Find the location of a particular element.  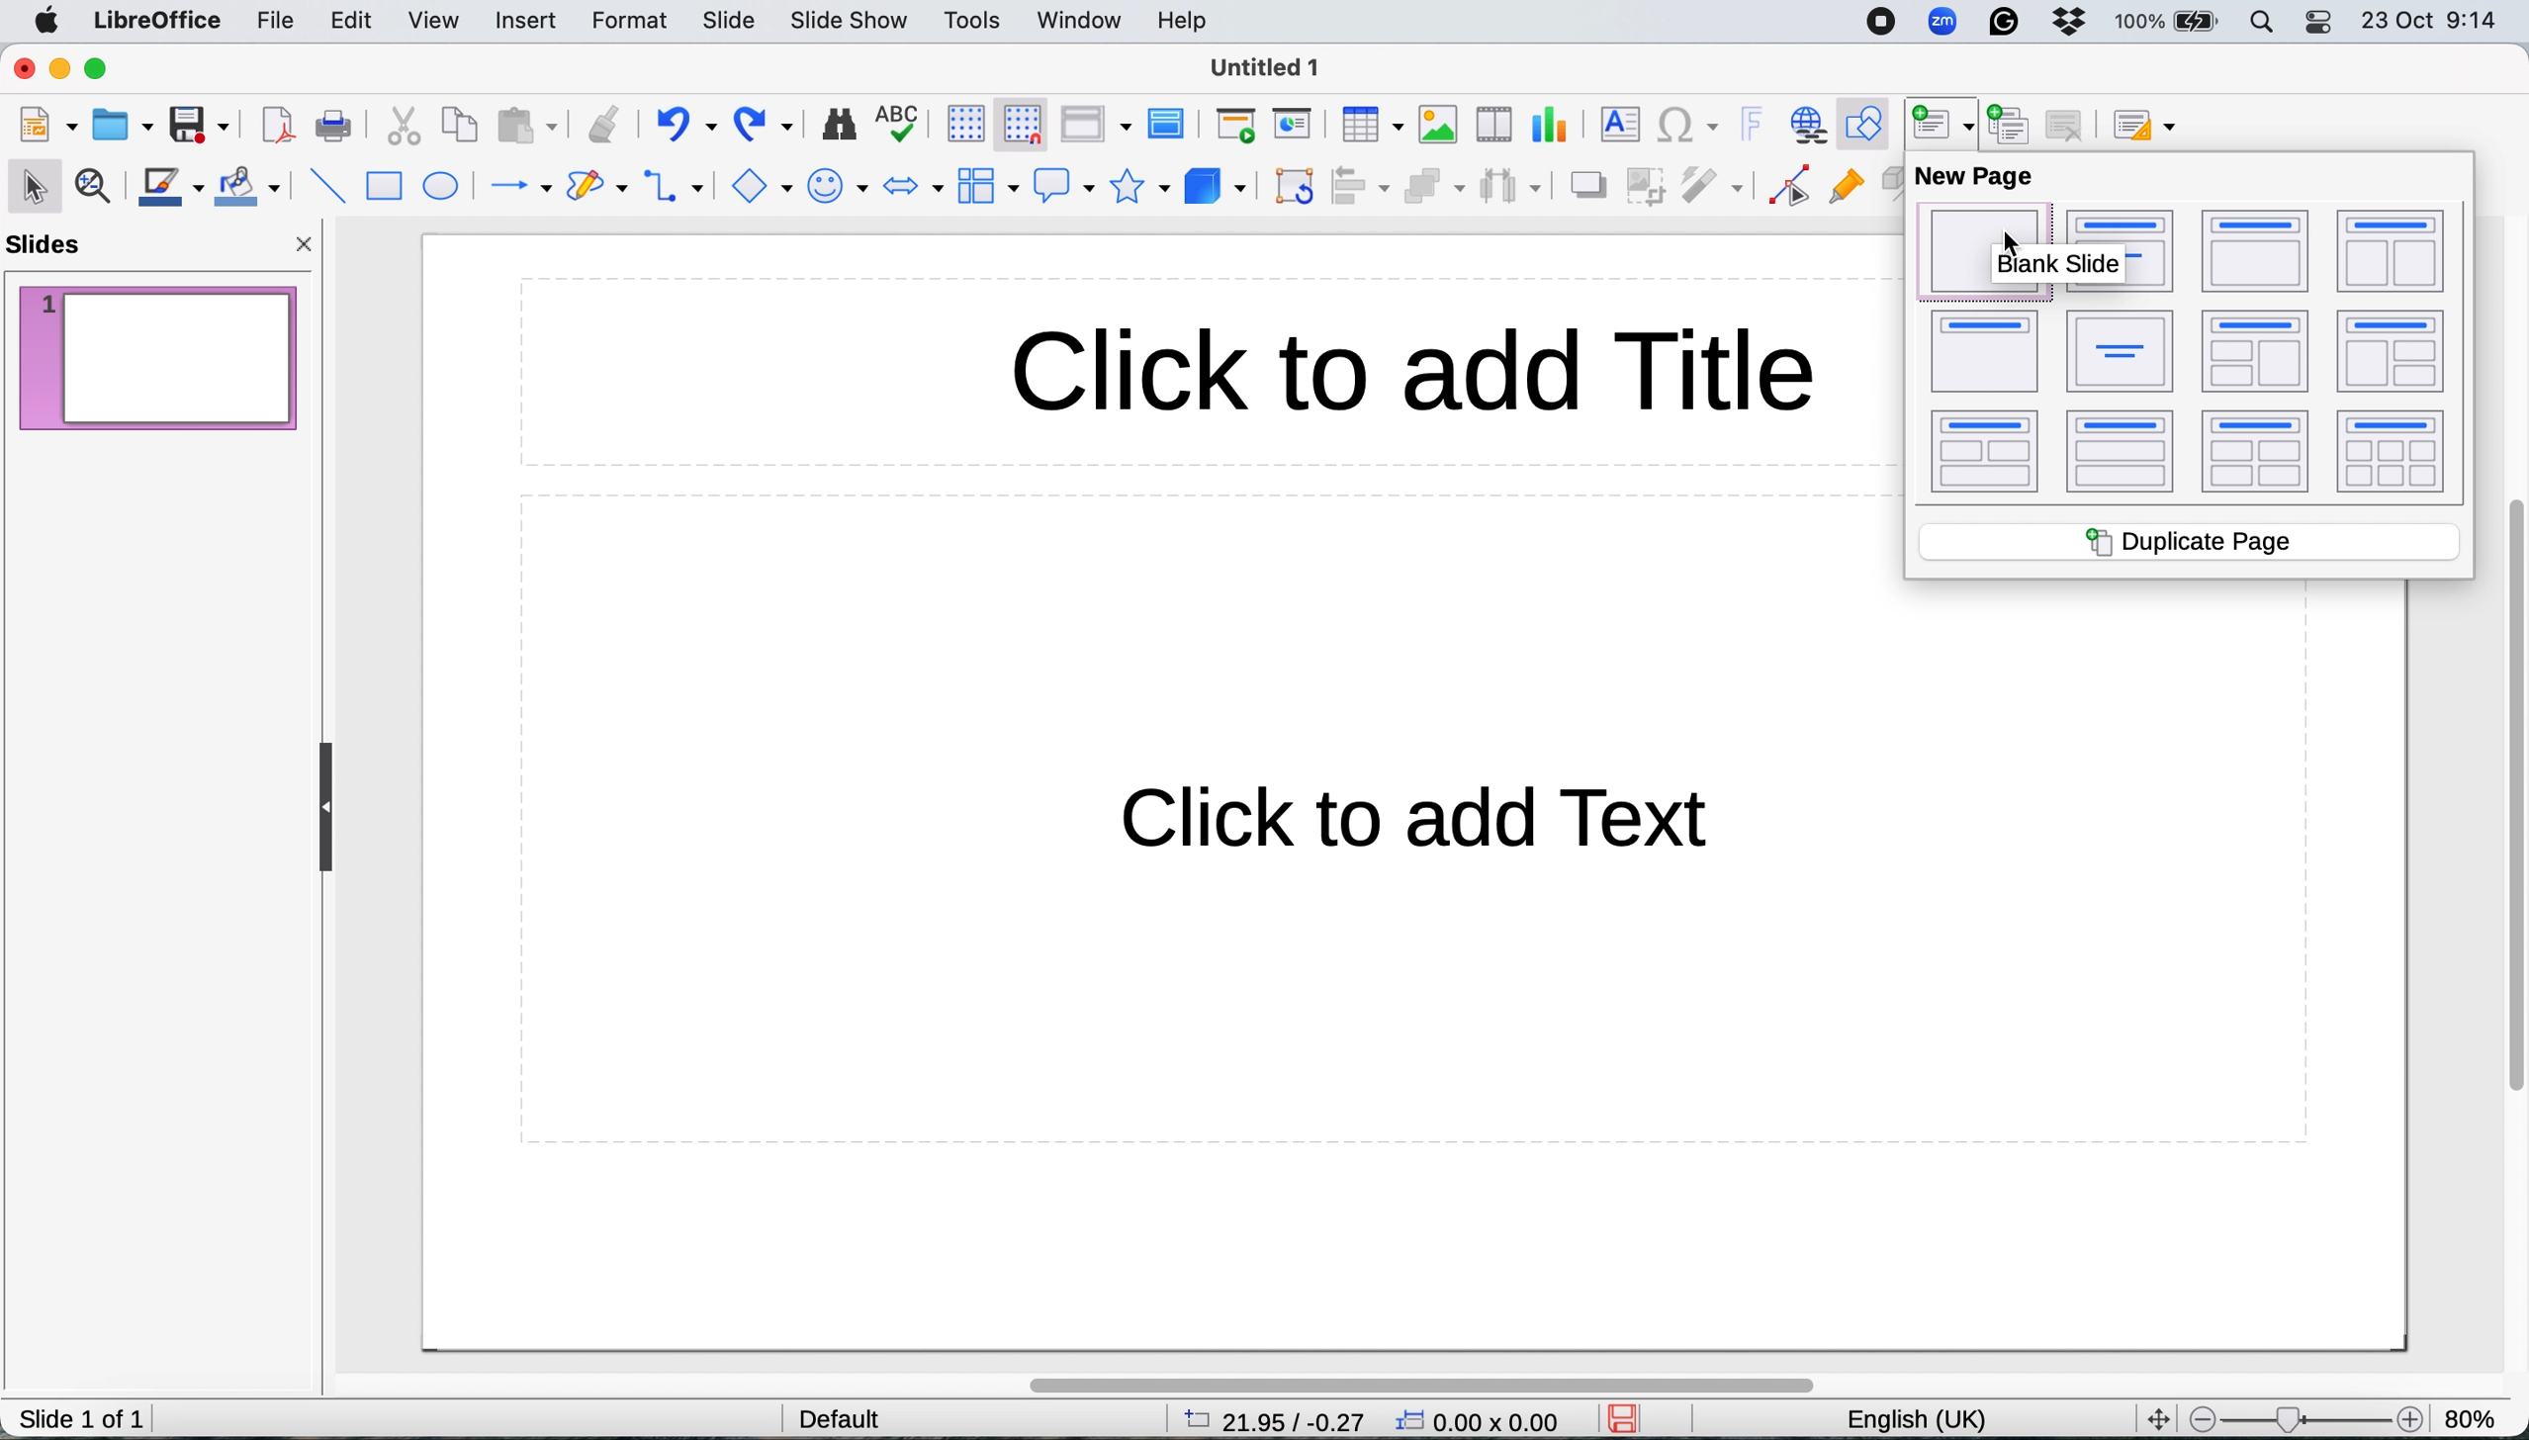

new page is located at coordinates (1973, 178).